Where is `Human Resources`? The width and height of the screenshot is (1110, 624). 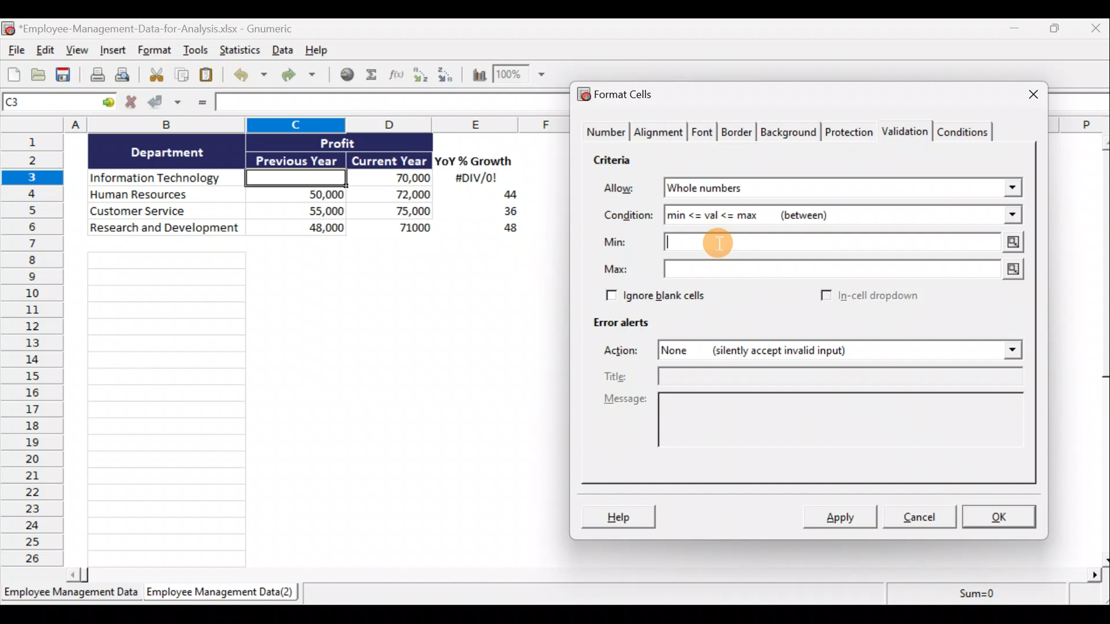
Human Resources is located at coordinates (164, 195).